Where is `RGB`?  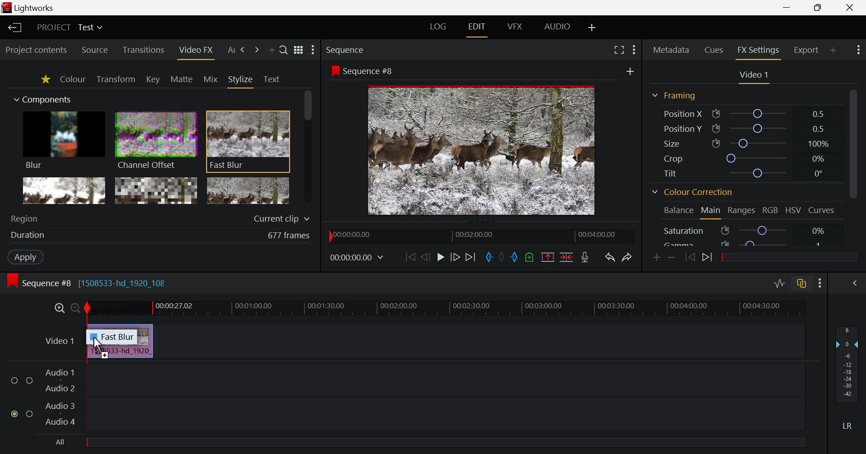
RGB is located at coordinates (770, 210).